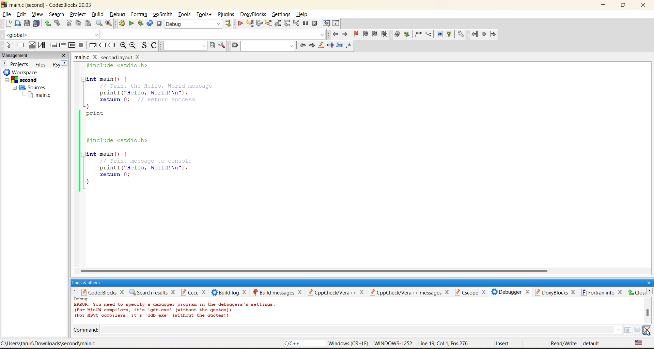 This screenshot has height=349, width=654. What do you see at coordinates (301, 344) in the screenshot?
I see `language` at bounding box center [301, 344].